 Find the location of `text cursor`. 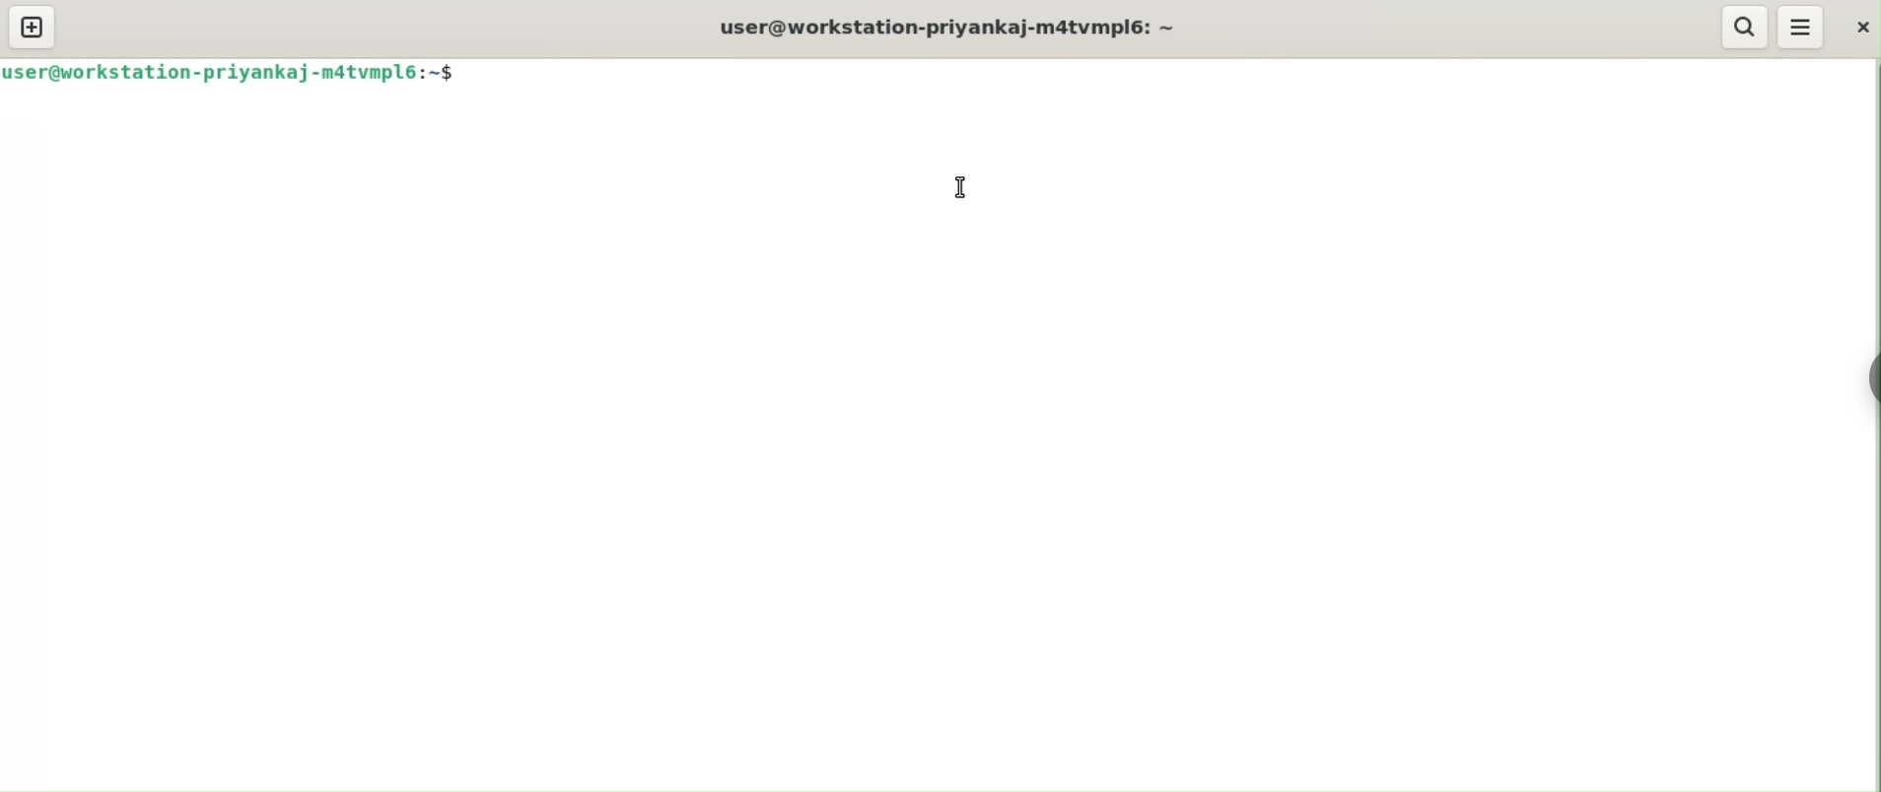

text cursor is located at coordinates (957, 183).